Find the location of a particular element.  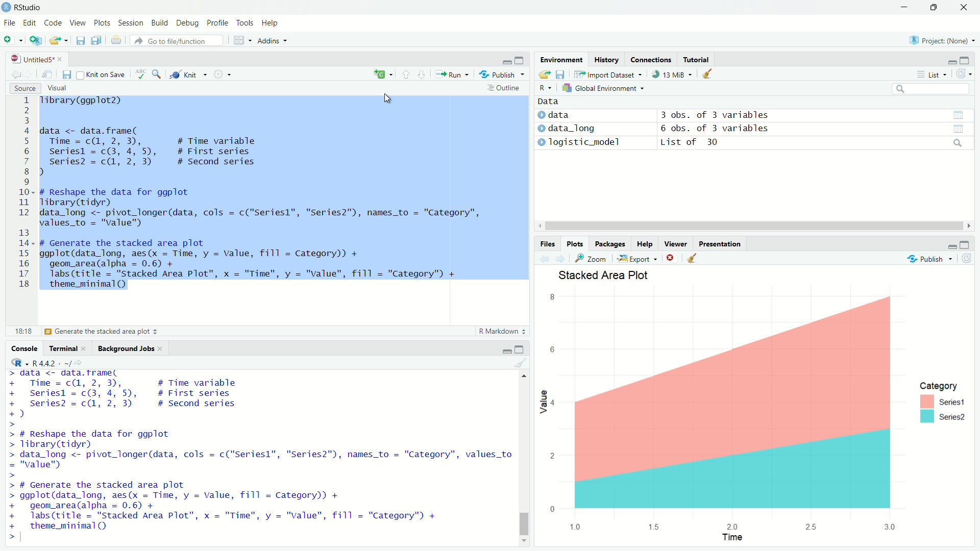

Plots. is located at coordinates (575, 244).